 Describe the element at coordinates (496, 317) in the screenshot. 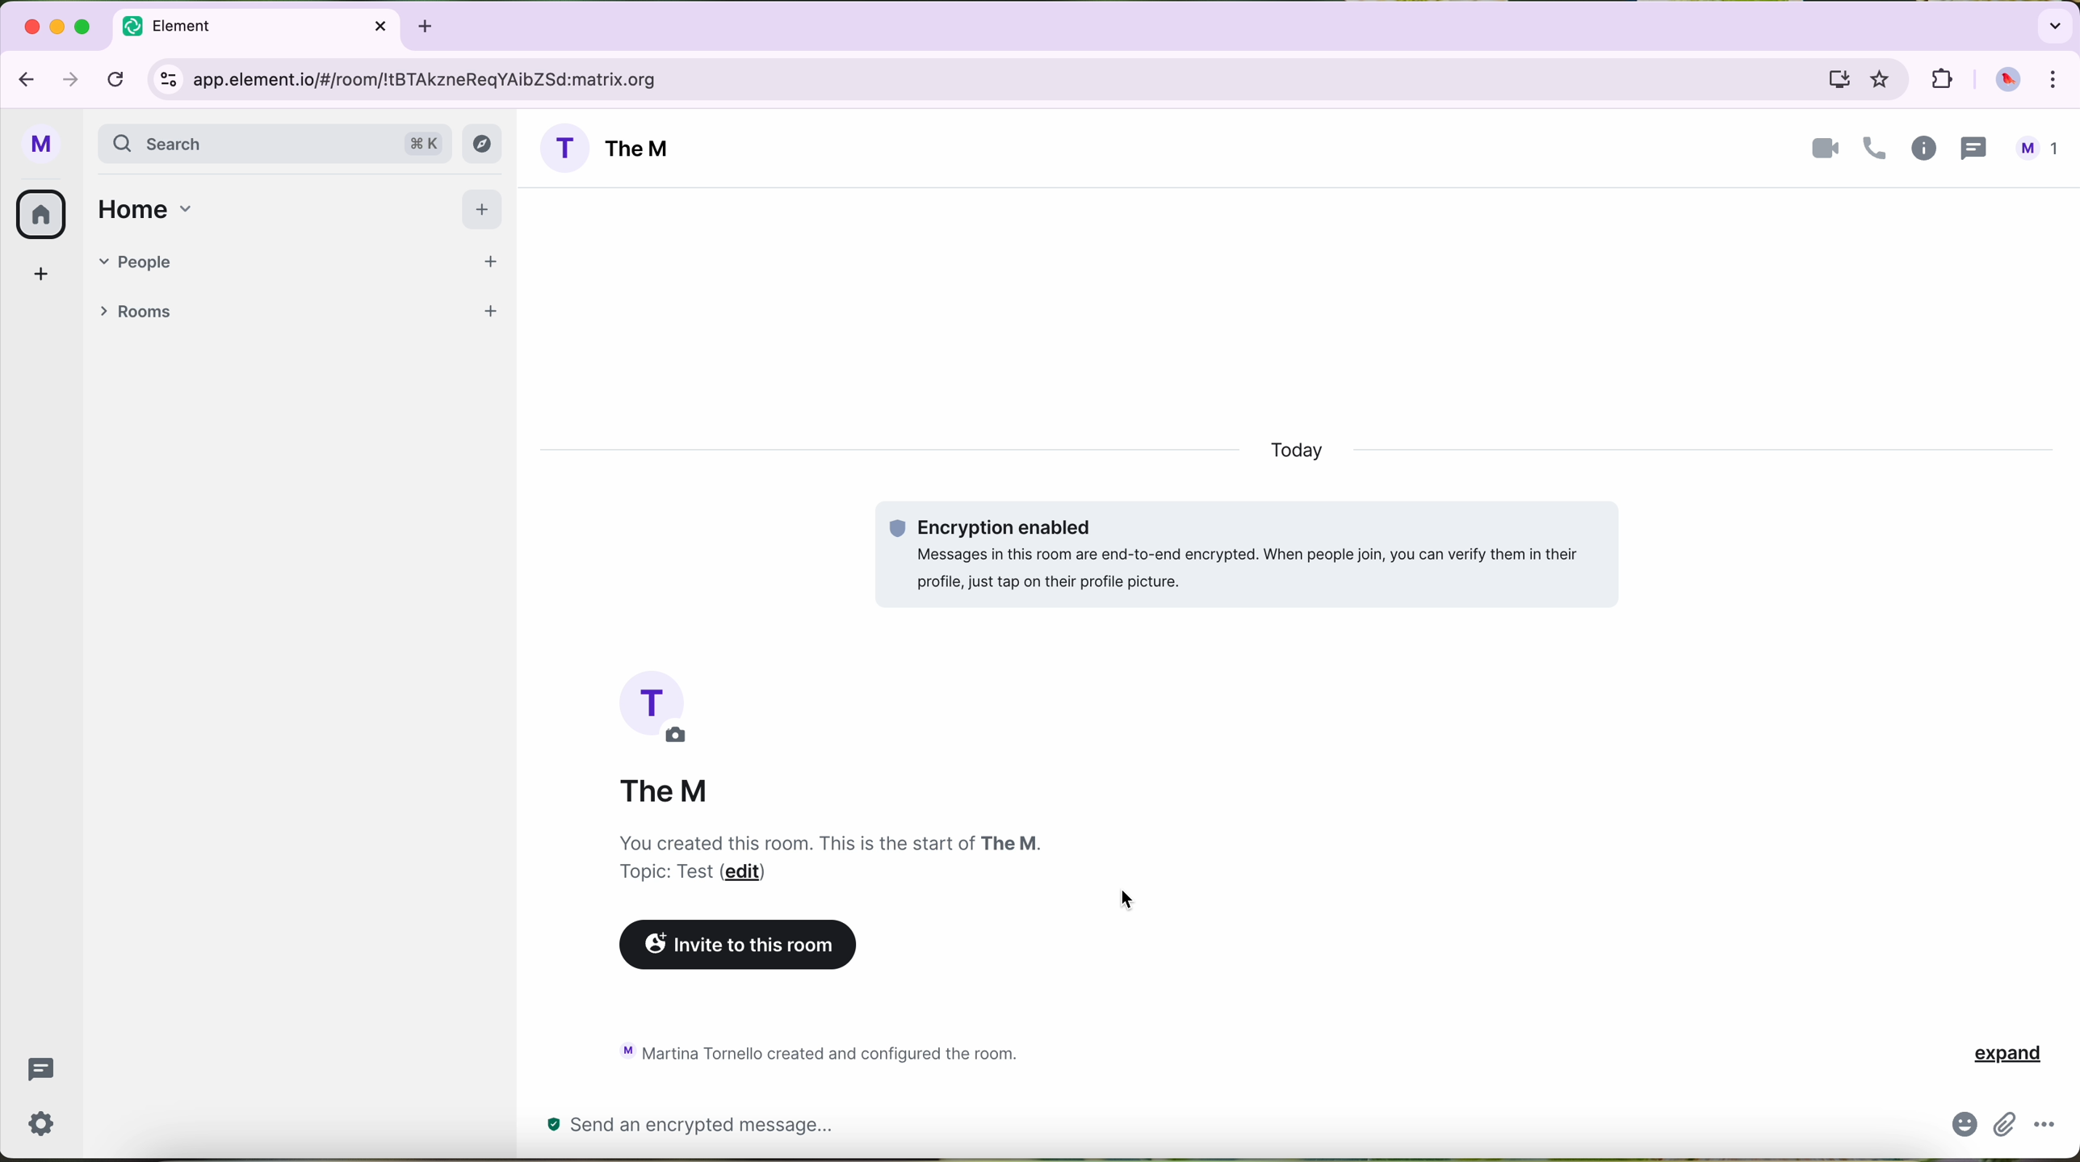

I see `add` at that location.